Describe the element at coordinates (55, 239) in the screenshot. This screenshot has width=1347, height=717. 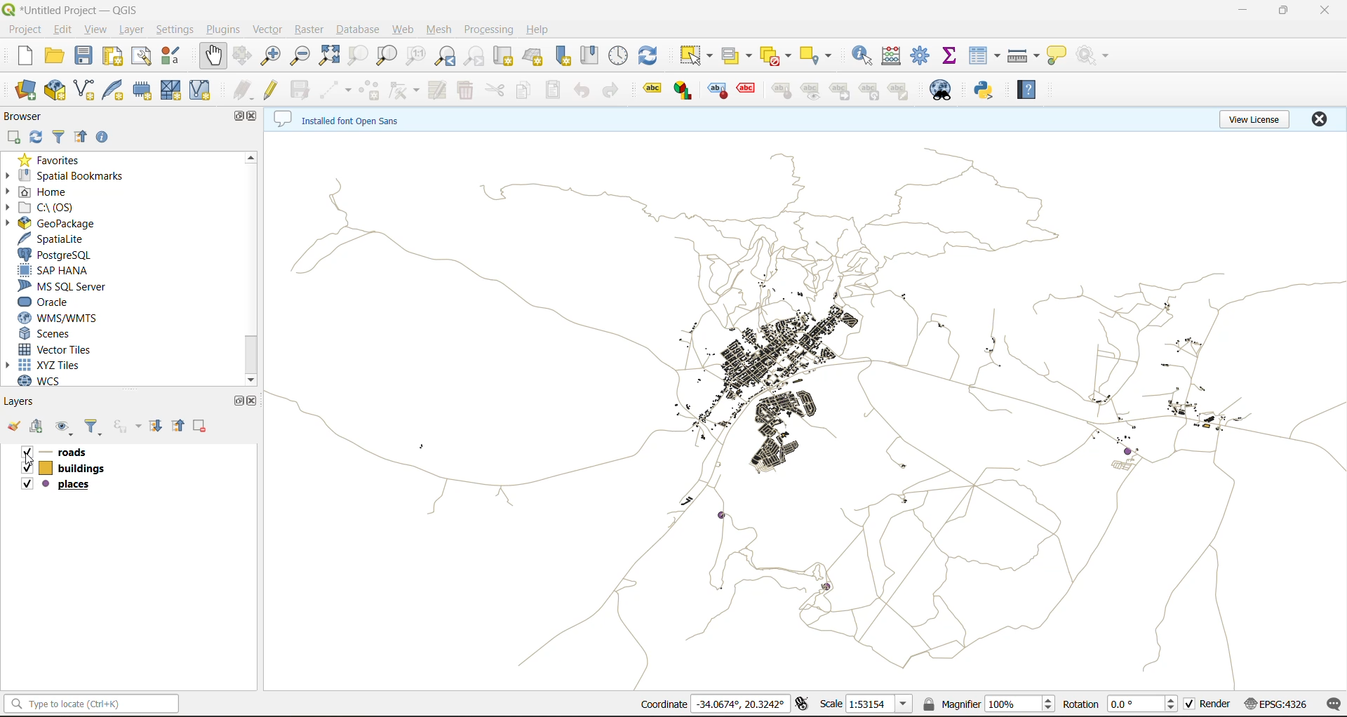
I see `spatialite` at that location.